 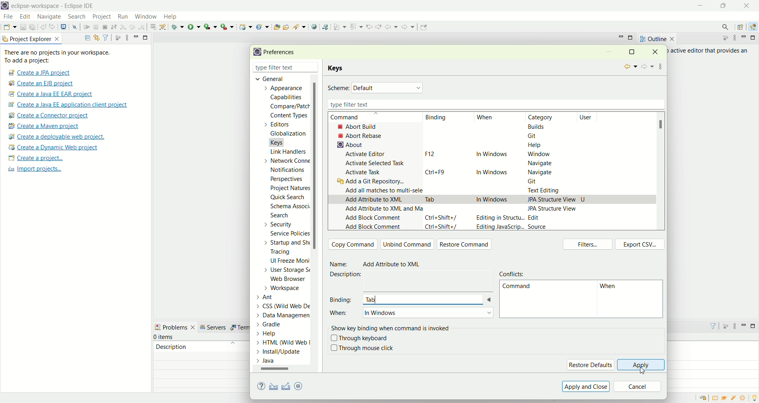 I want to click on servers, so click(x=215, y=327).